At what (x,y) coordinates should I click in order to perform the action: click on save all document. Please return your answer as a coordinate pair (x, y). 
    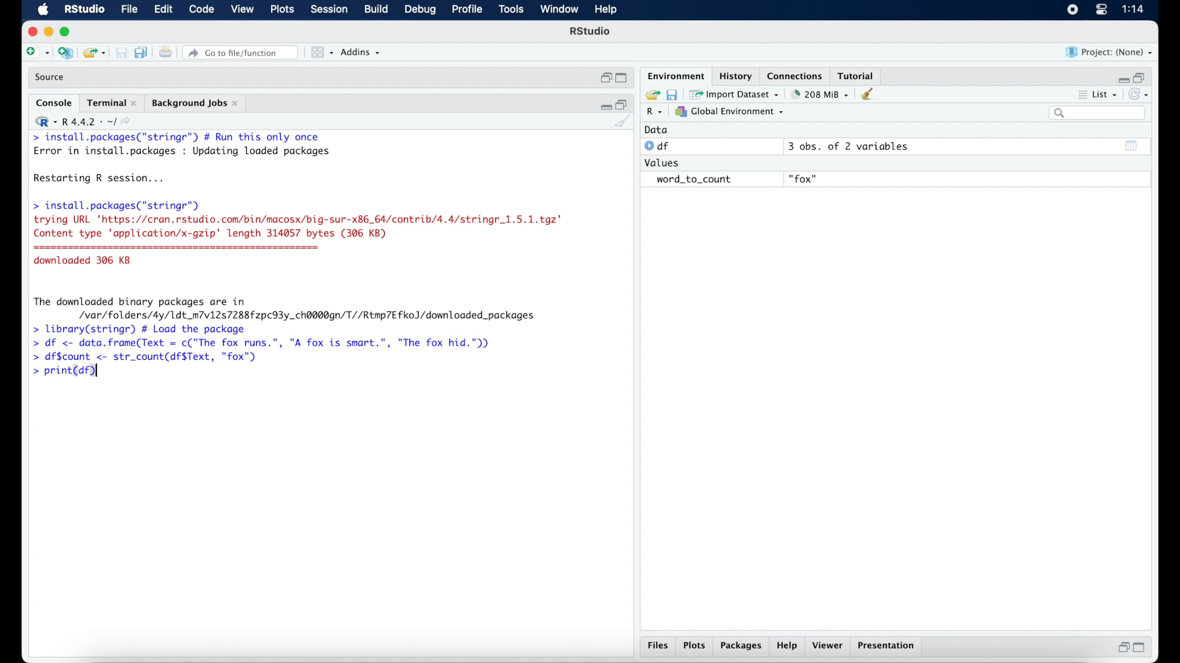
    Looking at the image, I should click on (144, 53).